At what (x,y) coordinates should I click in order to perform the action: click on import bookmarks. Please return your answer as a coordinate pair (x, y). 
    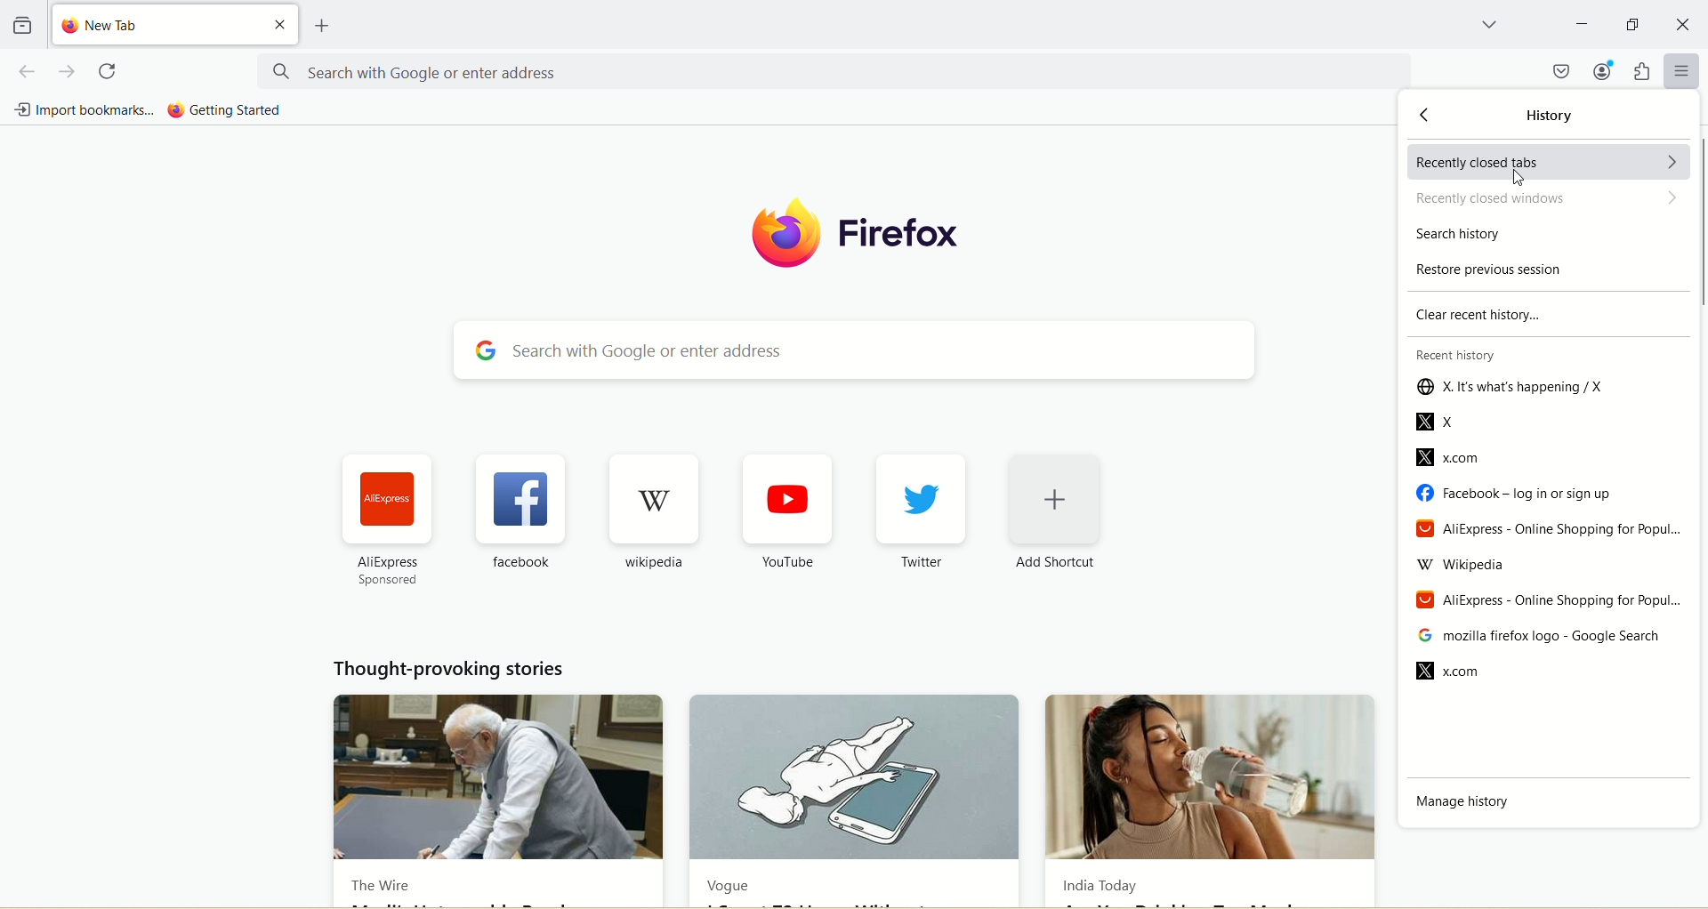
    Looking at the image, I should click on (85, 111).